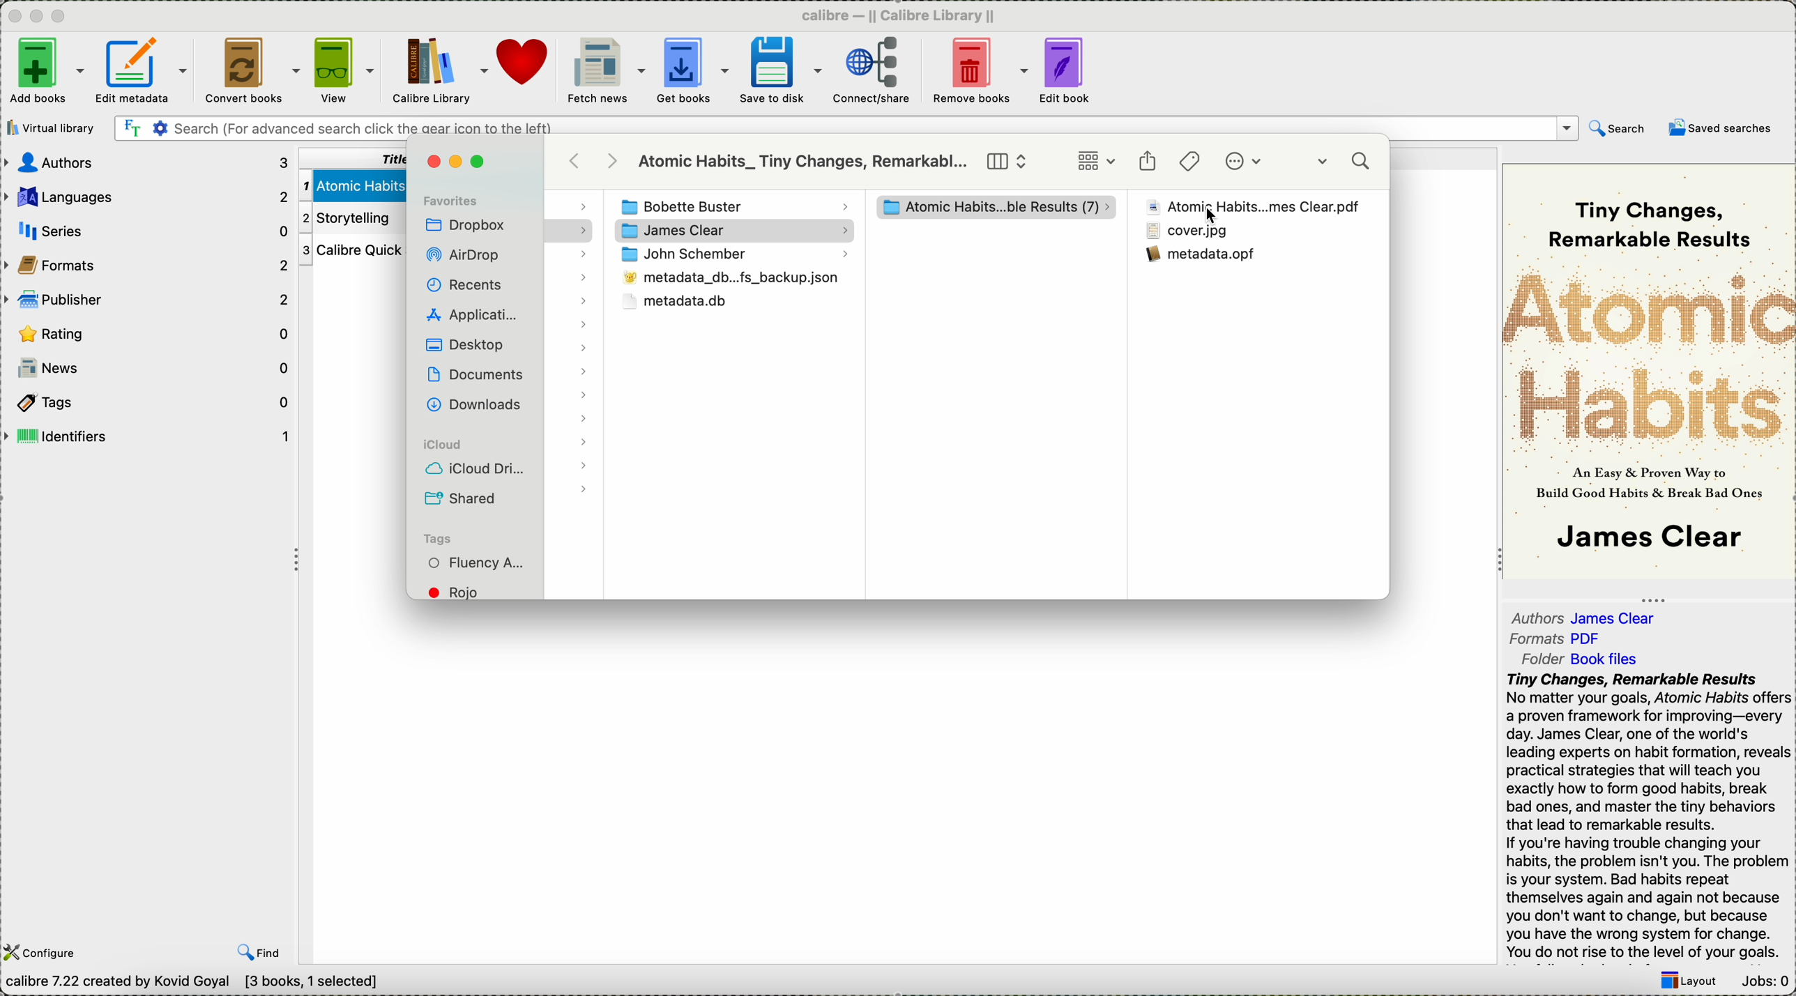  What do you see at coordinates (145, 73) in the screenshot?
I see `edit metadata` at bounding box center [145, 73].